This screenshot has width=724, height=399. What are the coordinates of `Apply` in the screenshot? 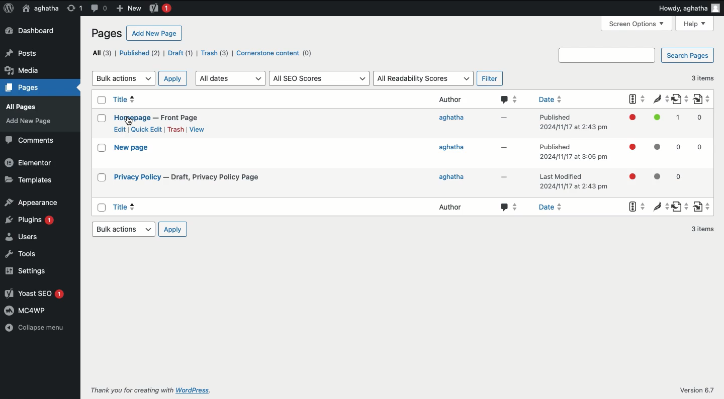 It's located at (172, 230).